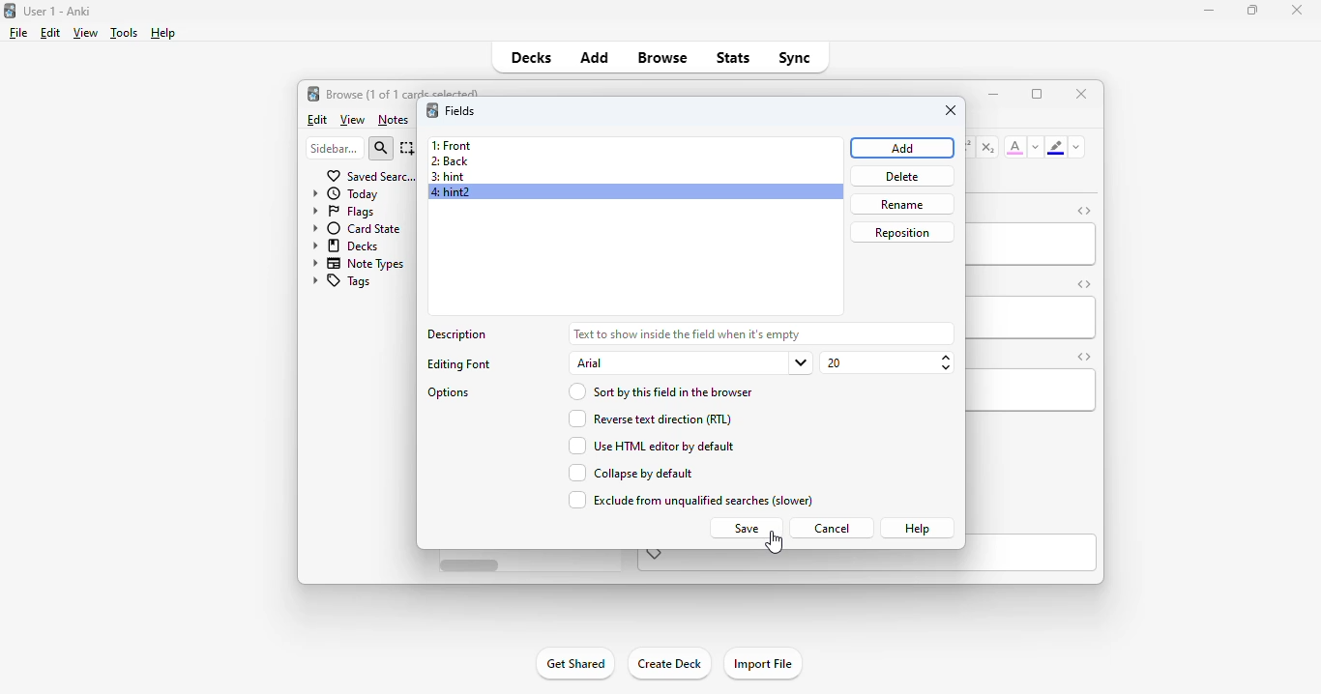 The image size is (1321, 694). What do you see at coordinates (630, 473) in the screenshot?
I see `collapse by default` at bounding box center [630, 473].